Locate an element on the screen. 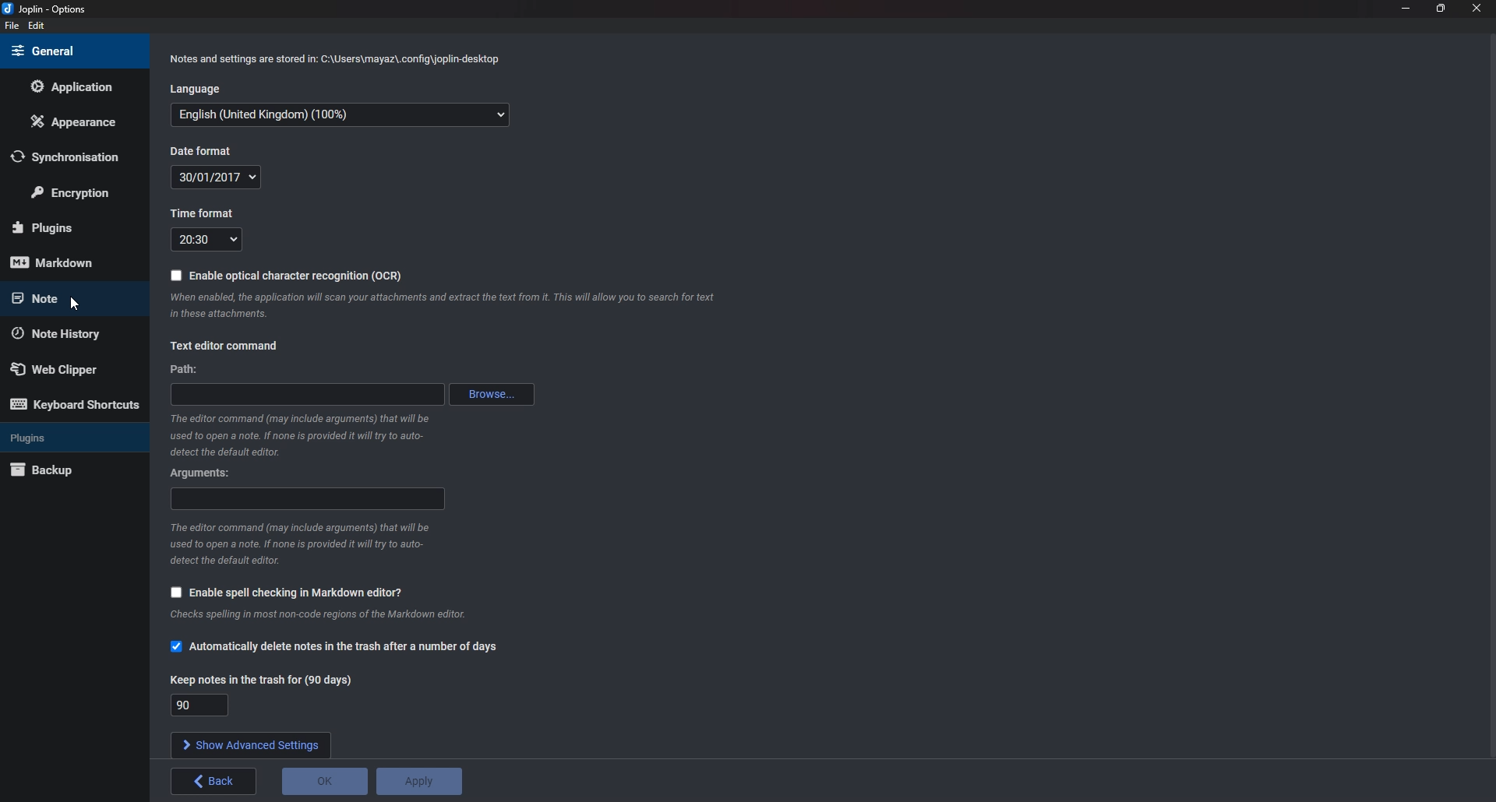 The width and height of the screenshot is (1496, 802). Encryption is located at coordinates (75, 191).